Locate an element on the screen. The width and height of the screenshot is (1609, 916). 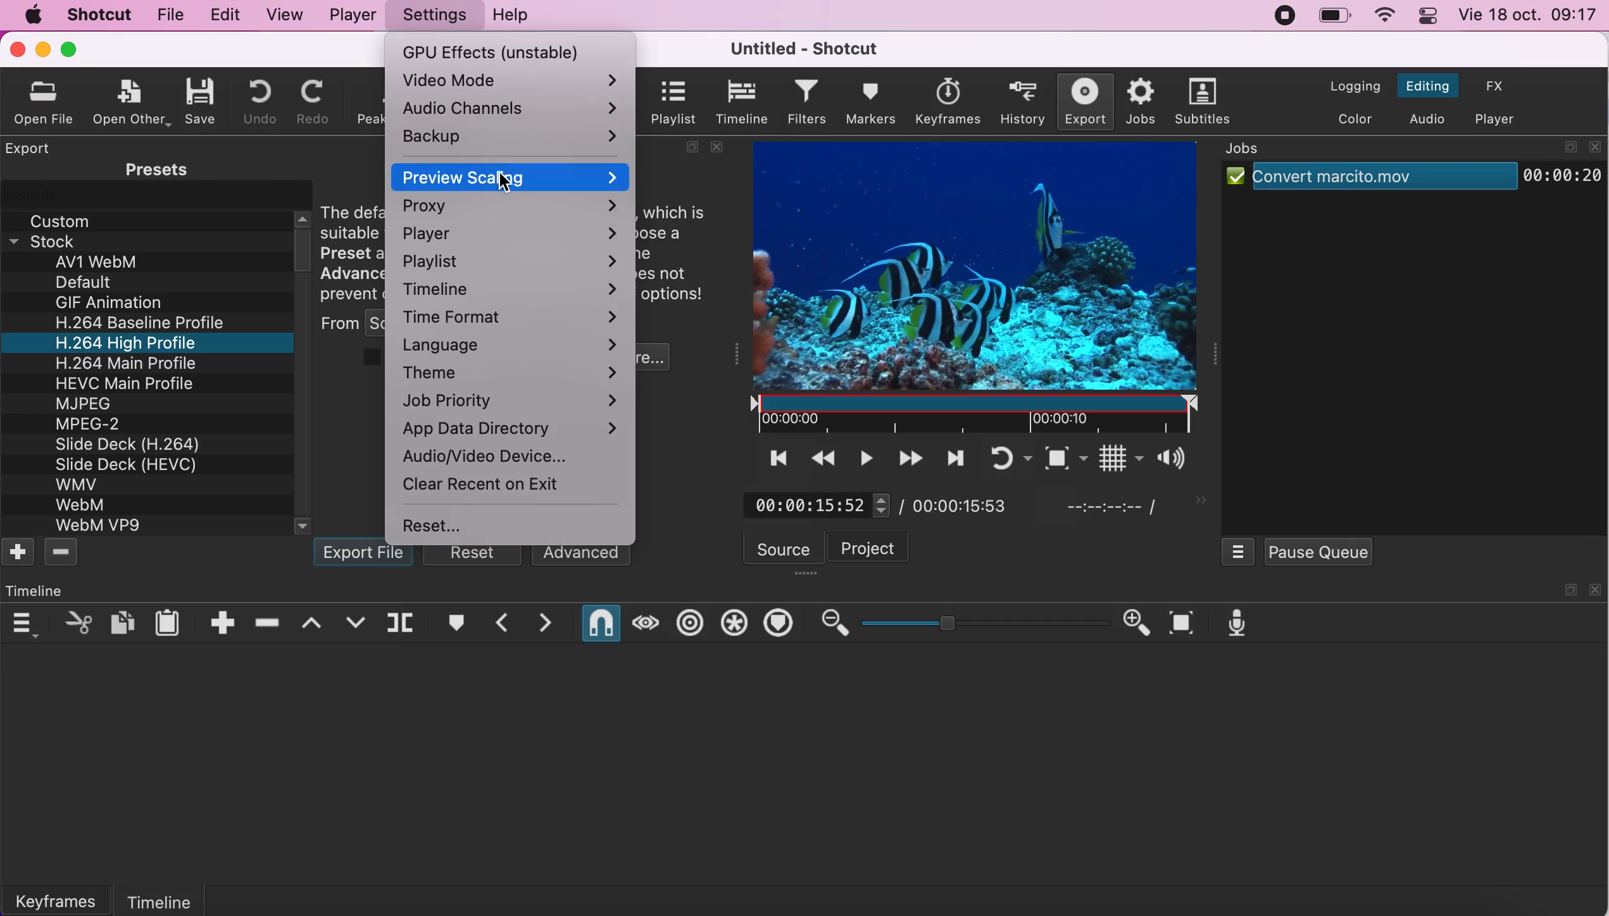
recording stopped is located at coordinates (1282, 15).